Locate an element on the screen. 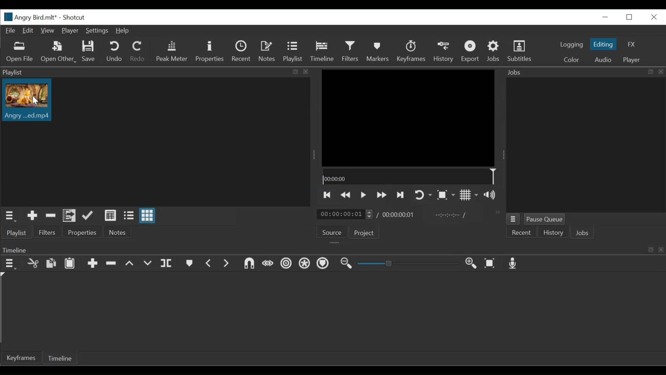  logging is located at coordinates (572, 45).